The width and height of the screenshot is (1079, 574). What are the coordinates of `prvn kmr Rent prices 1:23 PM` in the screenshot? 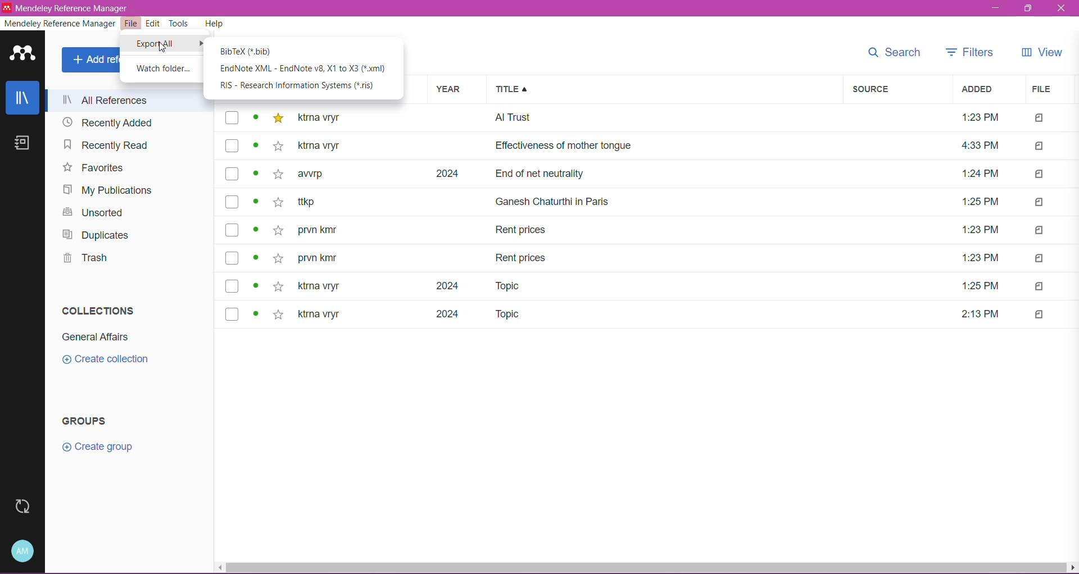 It's located at (650, 259).